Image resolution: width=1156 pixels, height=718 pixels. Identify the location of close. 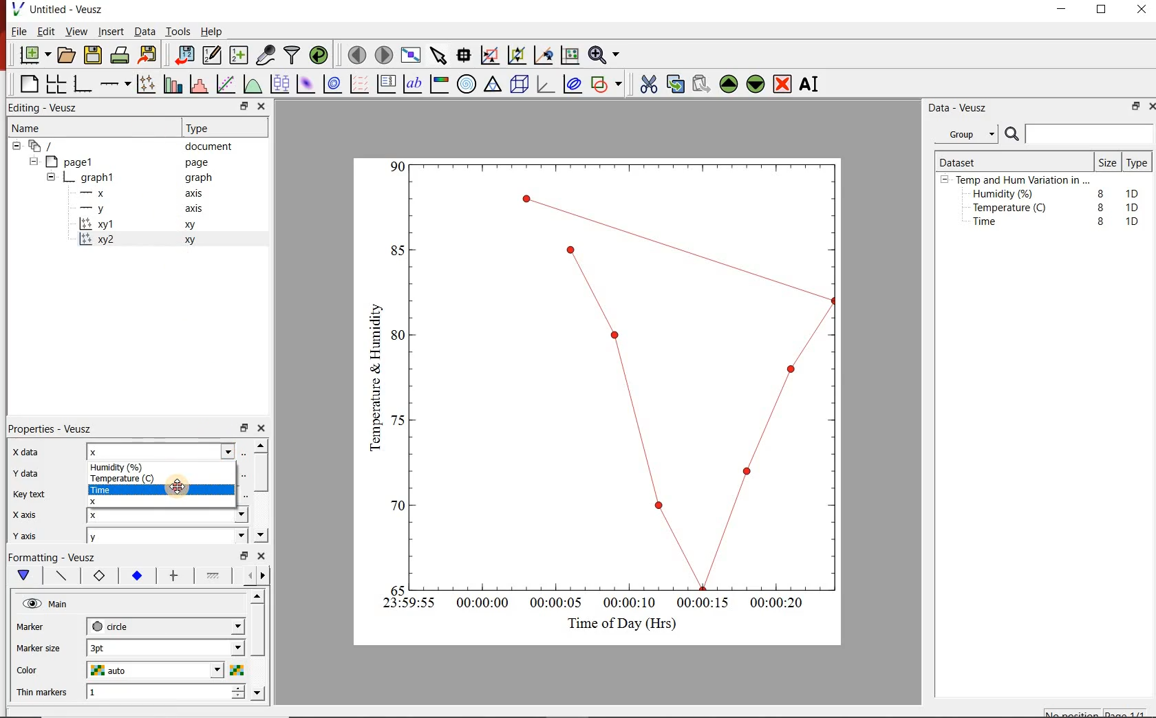
(263, 557).